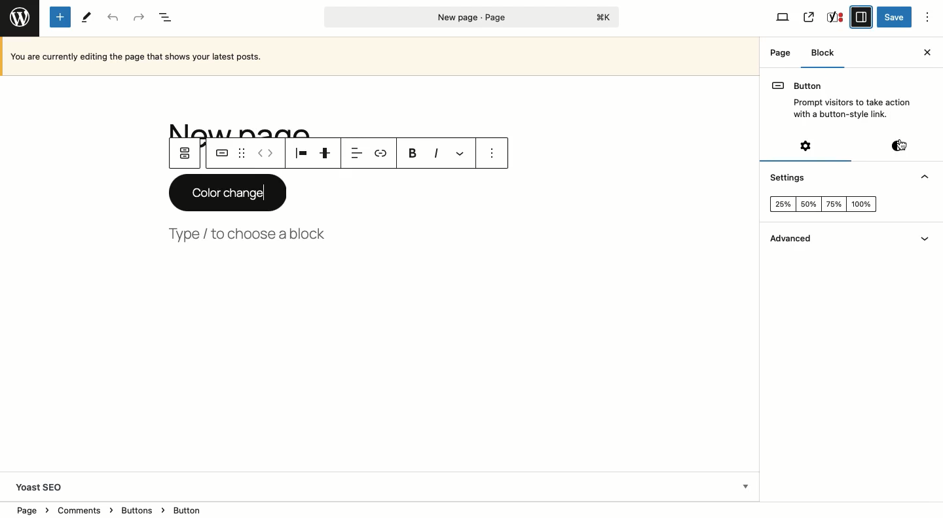 The image size is (943, 518). Describe the element at coordinates (380, 509) in the screenshot. I see `Location` at that location.